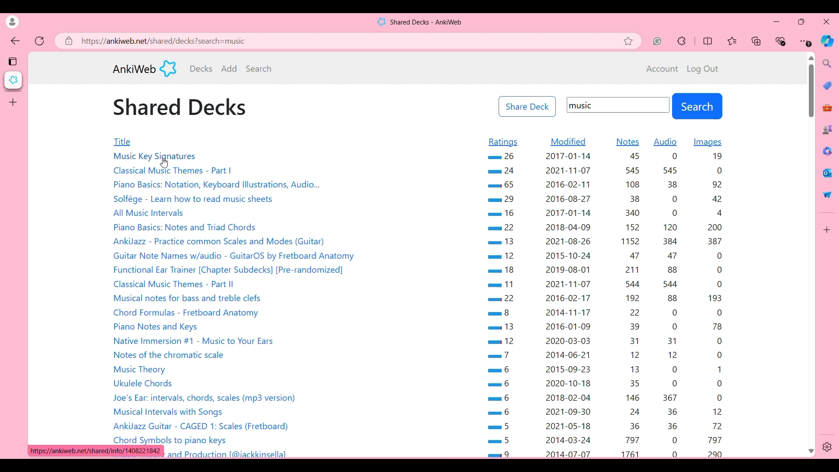  I want to click on Show browser in a smaller tab, so click(801, 21).